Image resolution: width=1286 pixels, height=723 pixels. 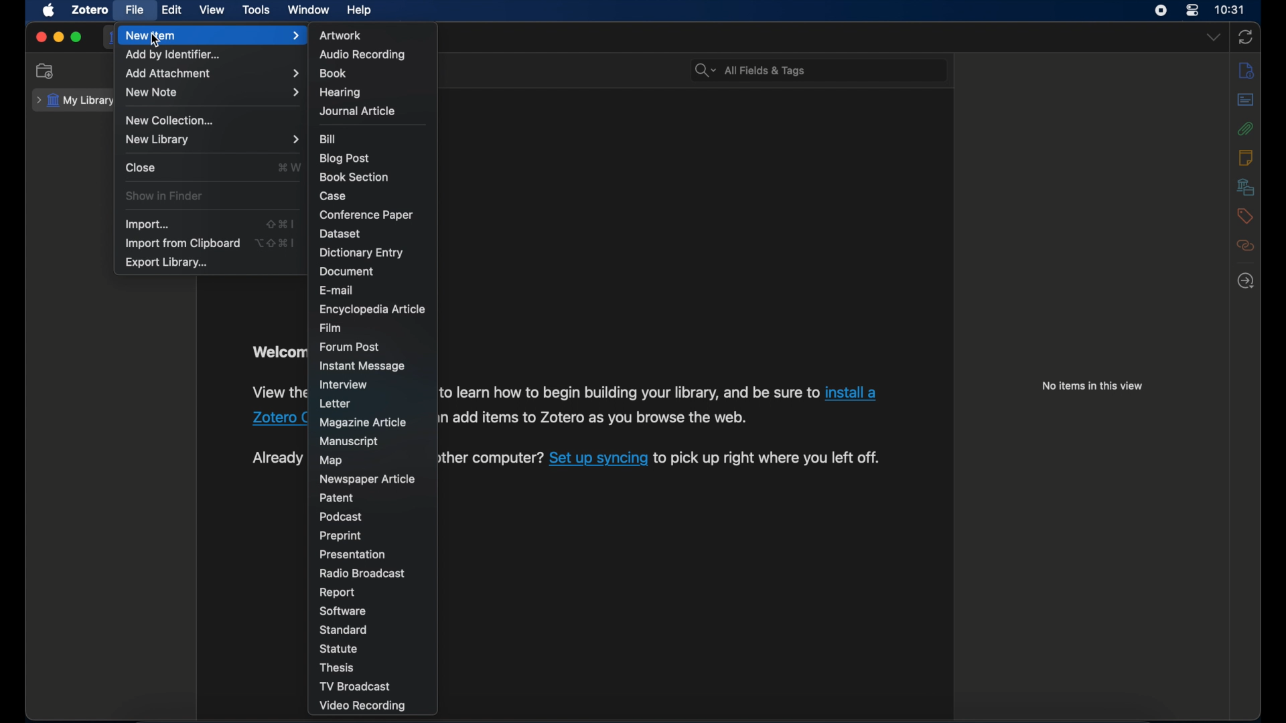 What do you see at coordinates (58, 38) in the screenshot?
I see `minimize` at bounding box center [58, 38].